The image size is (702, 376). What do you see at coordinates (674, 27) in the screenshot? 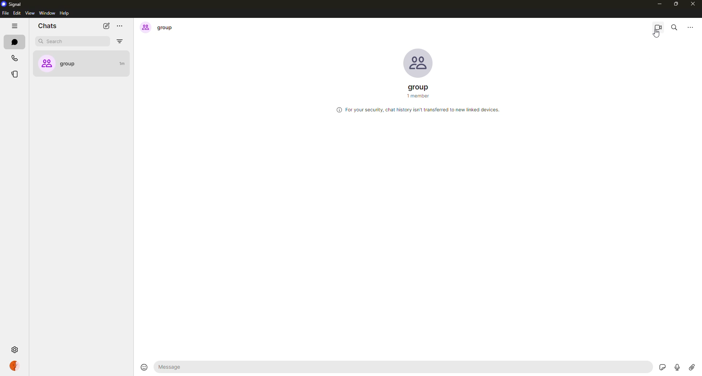
I see `search` at bounding box center [674, 27].